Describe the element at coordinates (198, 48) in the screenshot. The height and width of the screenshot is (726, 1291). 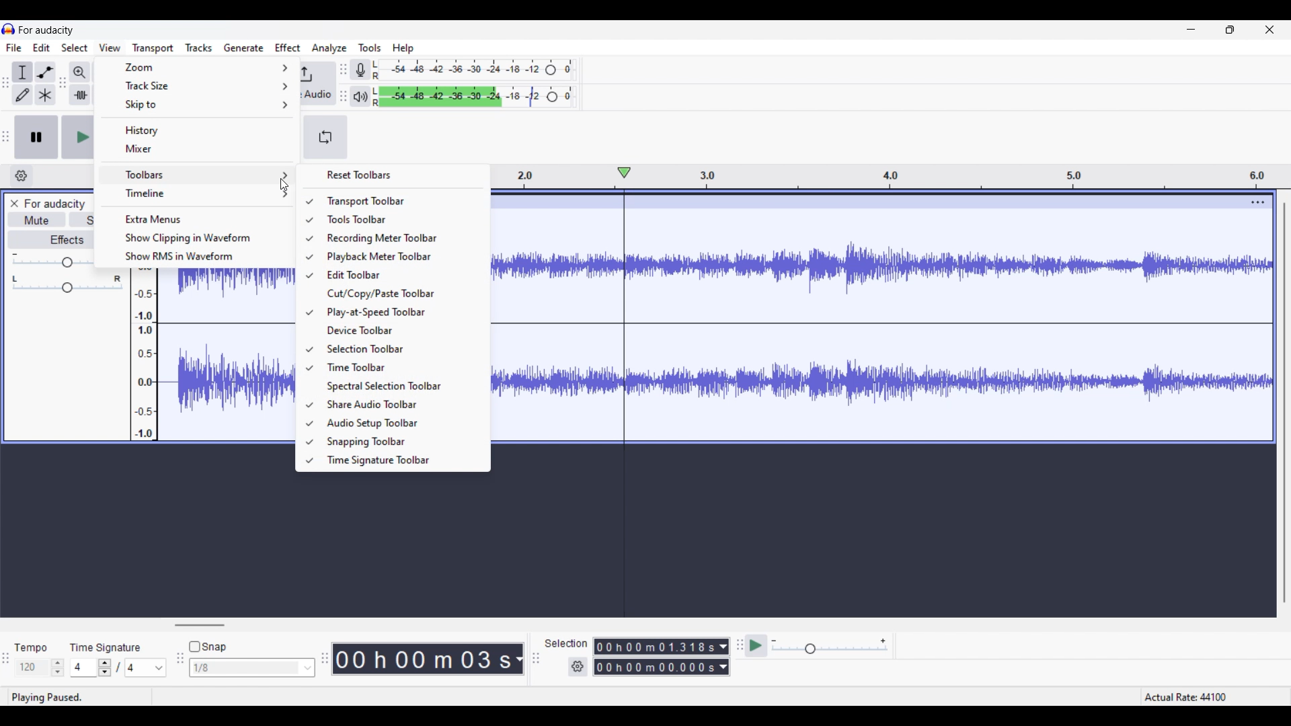
I see `Tracks menu` at that location.